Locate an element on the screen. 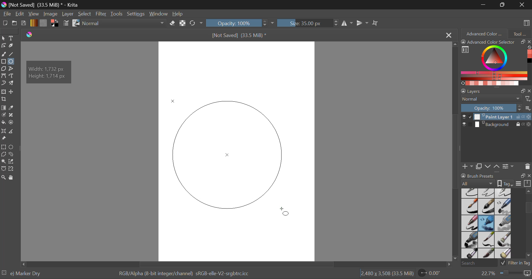  Polyline Tool is located at coordinates (12, 69).